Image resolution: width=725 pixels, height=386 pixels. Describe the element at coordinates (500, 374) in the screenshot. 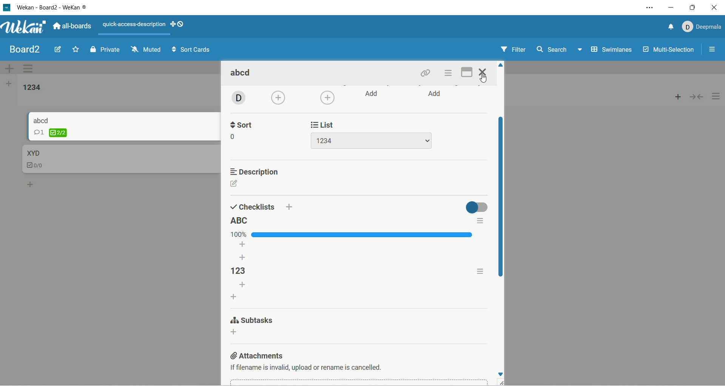

I see `Down` at that location.